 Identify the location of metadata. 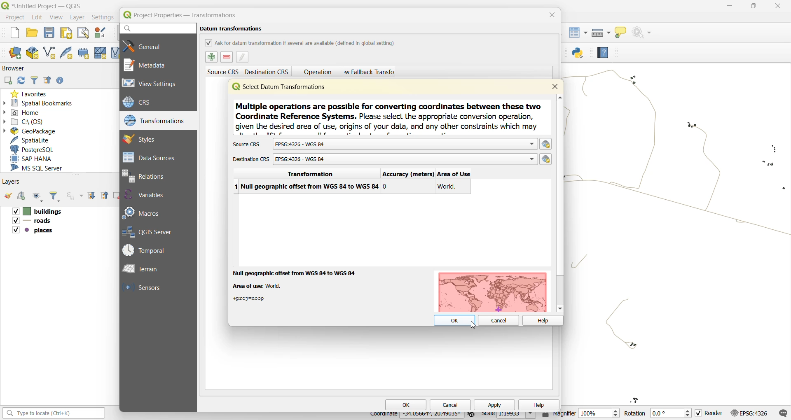
(389, 119).